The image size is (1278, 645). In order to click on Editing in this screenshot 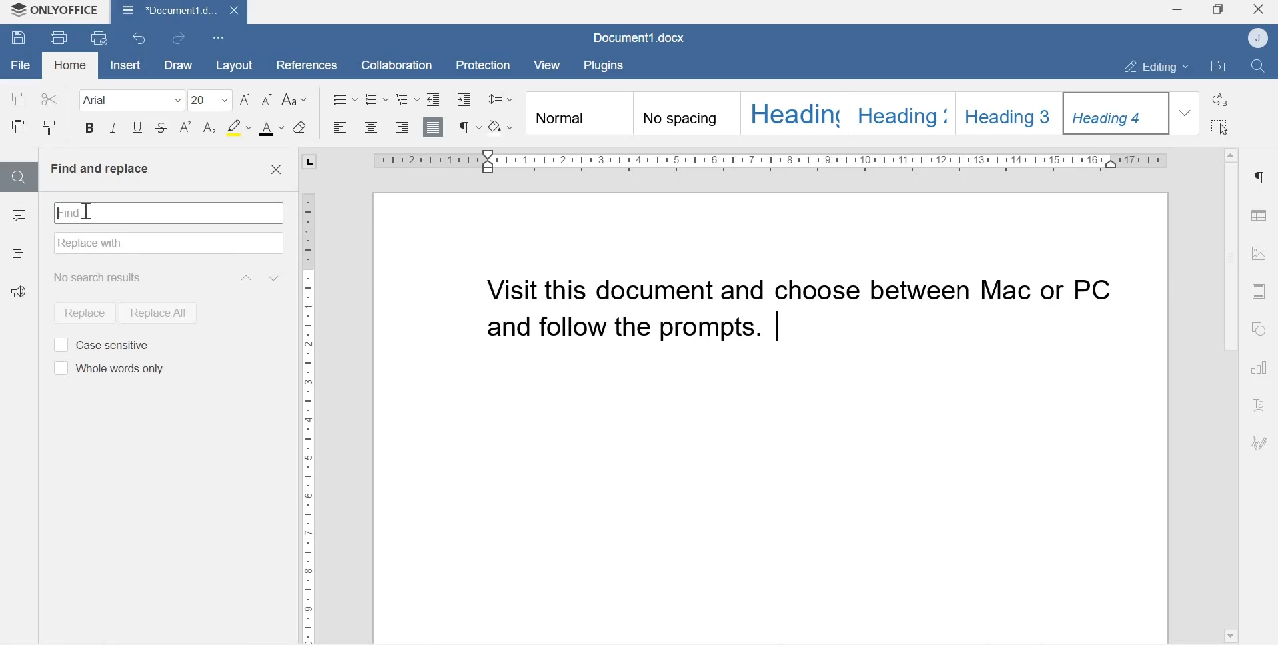, I will do `click(1149, 66)`.